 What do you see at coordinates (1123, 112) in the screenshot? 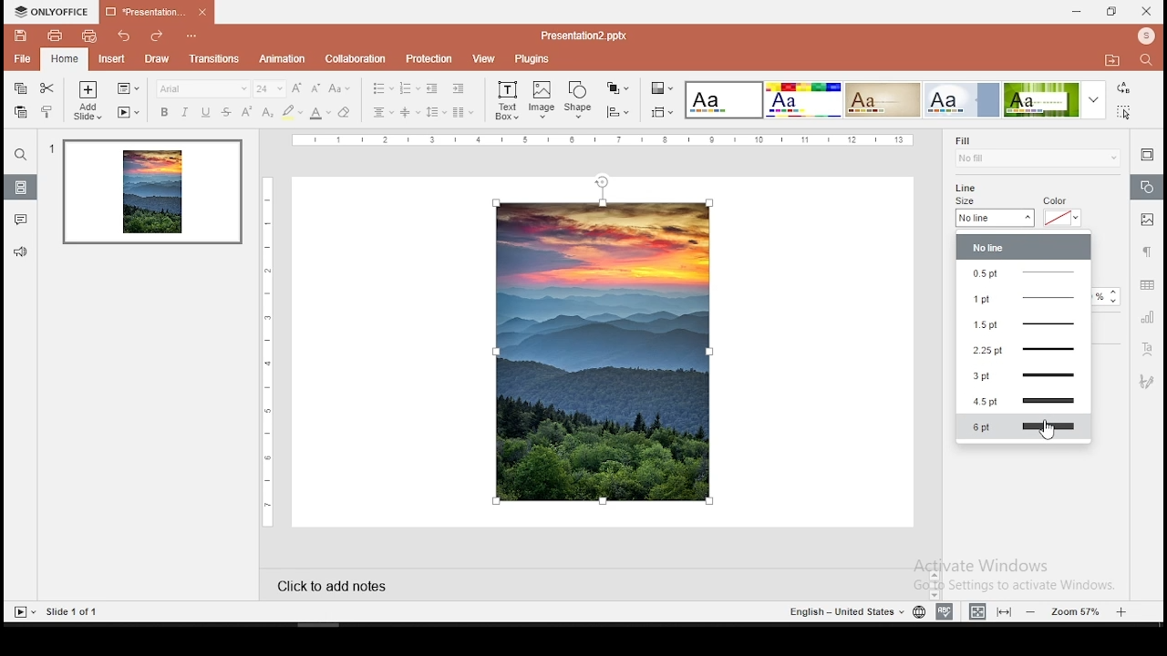
I see `select all` at bounding box center [1123, 112].